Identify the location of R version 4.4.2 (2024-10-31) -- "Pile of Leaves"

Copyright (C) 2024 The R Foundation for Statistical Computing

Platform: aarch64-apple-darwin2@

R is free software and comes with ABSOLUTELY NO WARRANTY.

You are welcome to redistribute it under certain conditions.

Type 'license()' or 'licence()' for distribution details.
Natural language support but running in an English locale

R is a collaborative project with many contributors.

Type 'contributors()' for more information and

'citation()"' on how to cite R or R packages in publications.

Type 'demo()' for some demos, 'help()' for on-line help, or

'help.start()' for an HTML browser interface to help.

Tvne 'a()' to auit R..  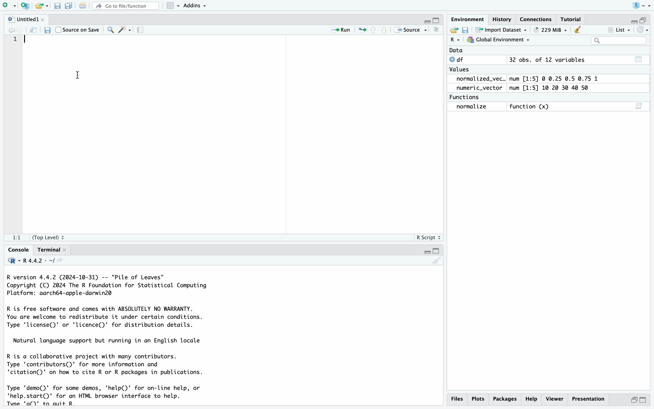
(107, 340).